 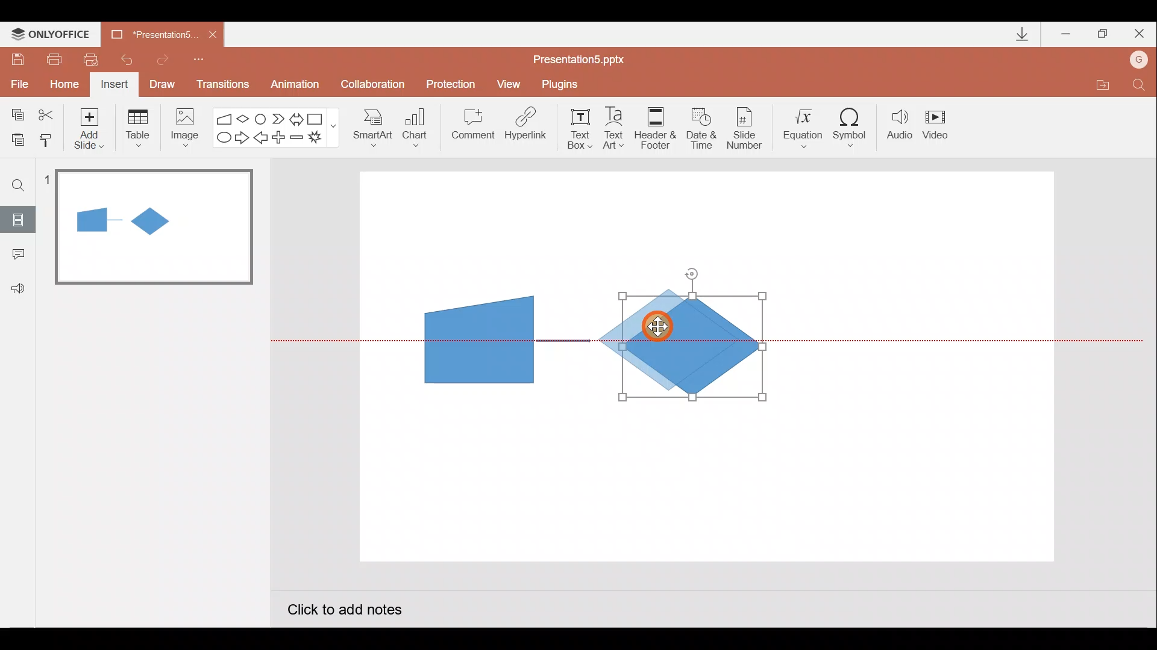 What do you see at coordinates (17, 81) in the screenshot?
I see `File` at bounding box center [17, 81].